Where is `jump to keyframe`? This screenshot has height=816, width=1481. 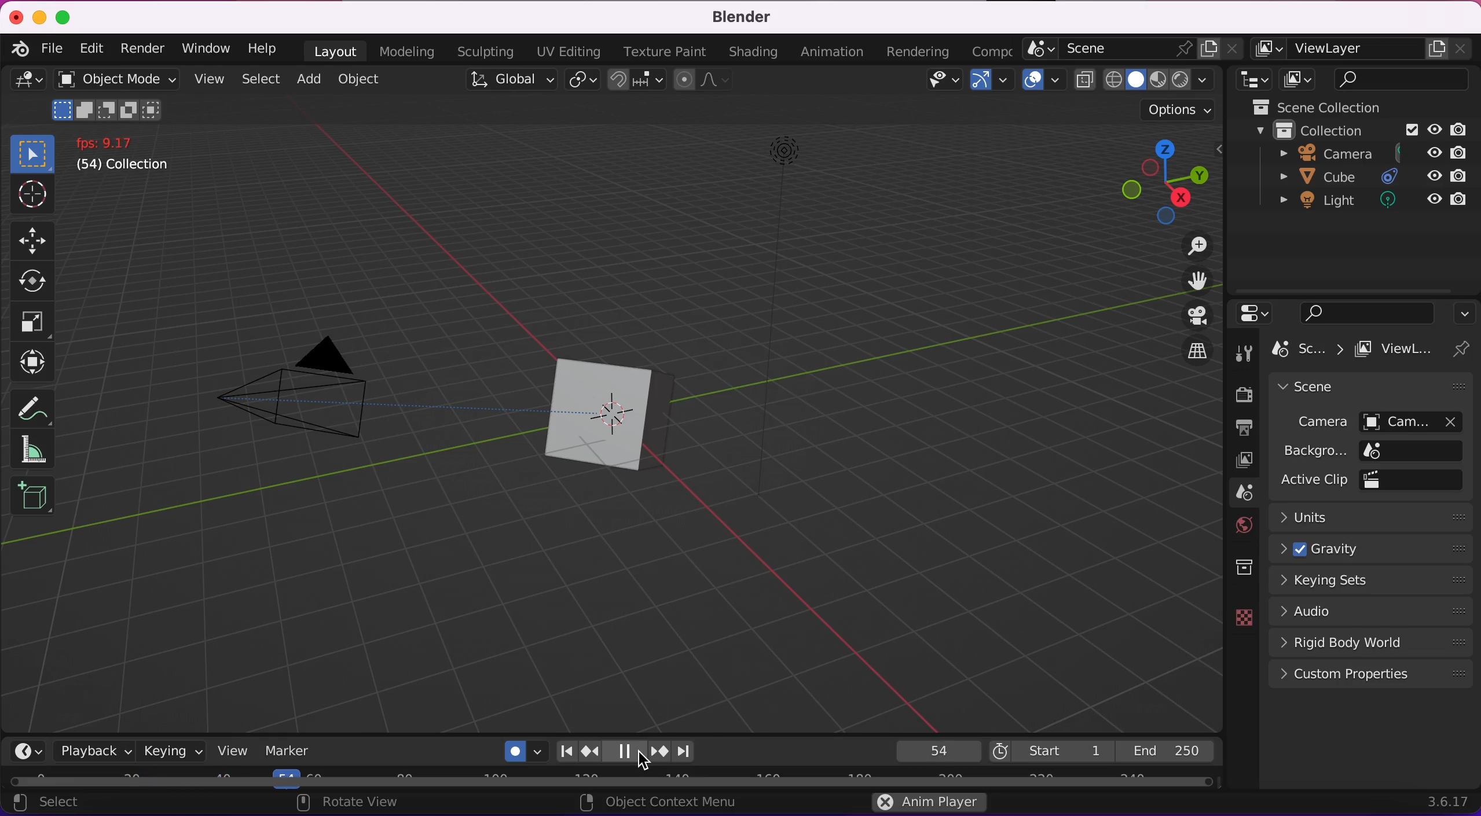 jump to keyframe is located at coordinates (591, 752).